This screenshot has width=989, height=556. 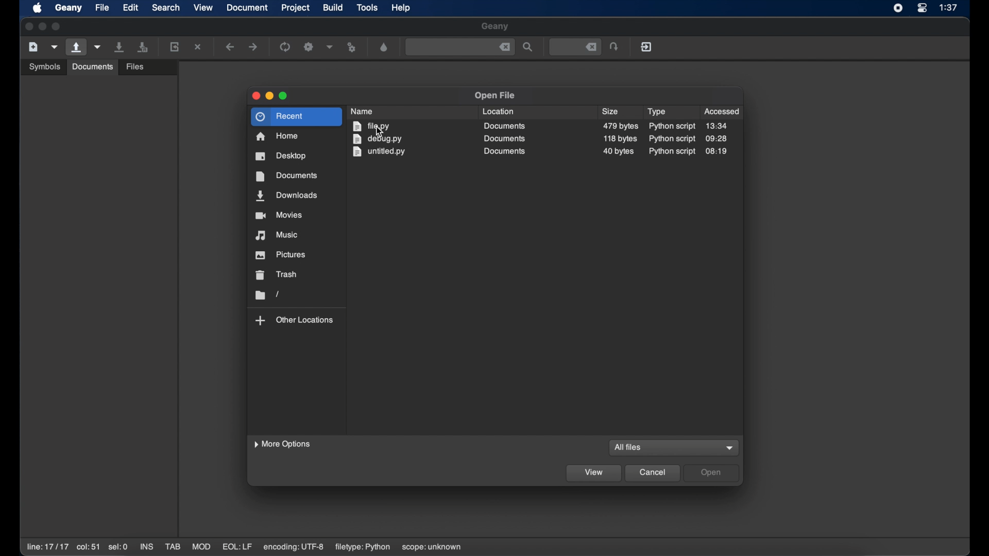 What do you see at coordinates (120, 47) in the screenshot?
I see `save current file` at bounding box center [120, 47].